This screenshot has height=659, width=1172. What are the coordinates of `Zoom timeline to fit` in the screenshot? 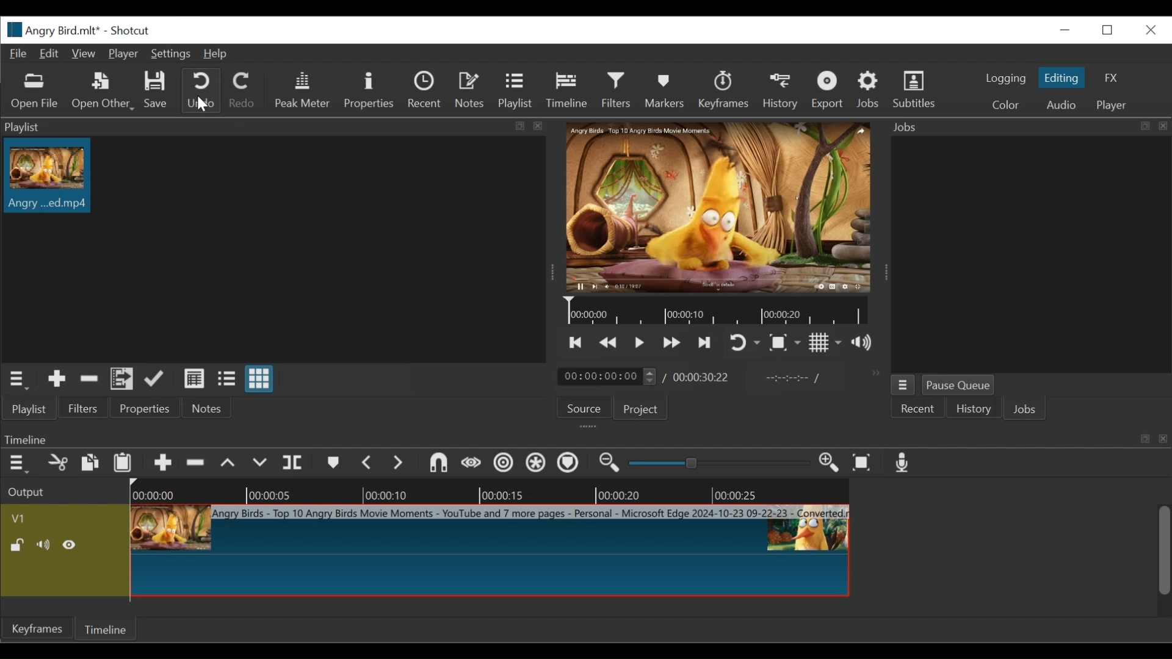 It's located at (863, 464).